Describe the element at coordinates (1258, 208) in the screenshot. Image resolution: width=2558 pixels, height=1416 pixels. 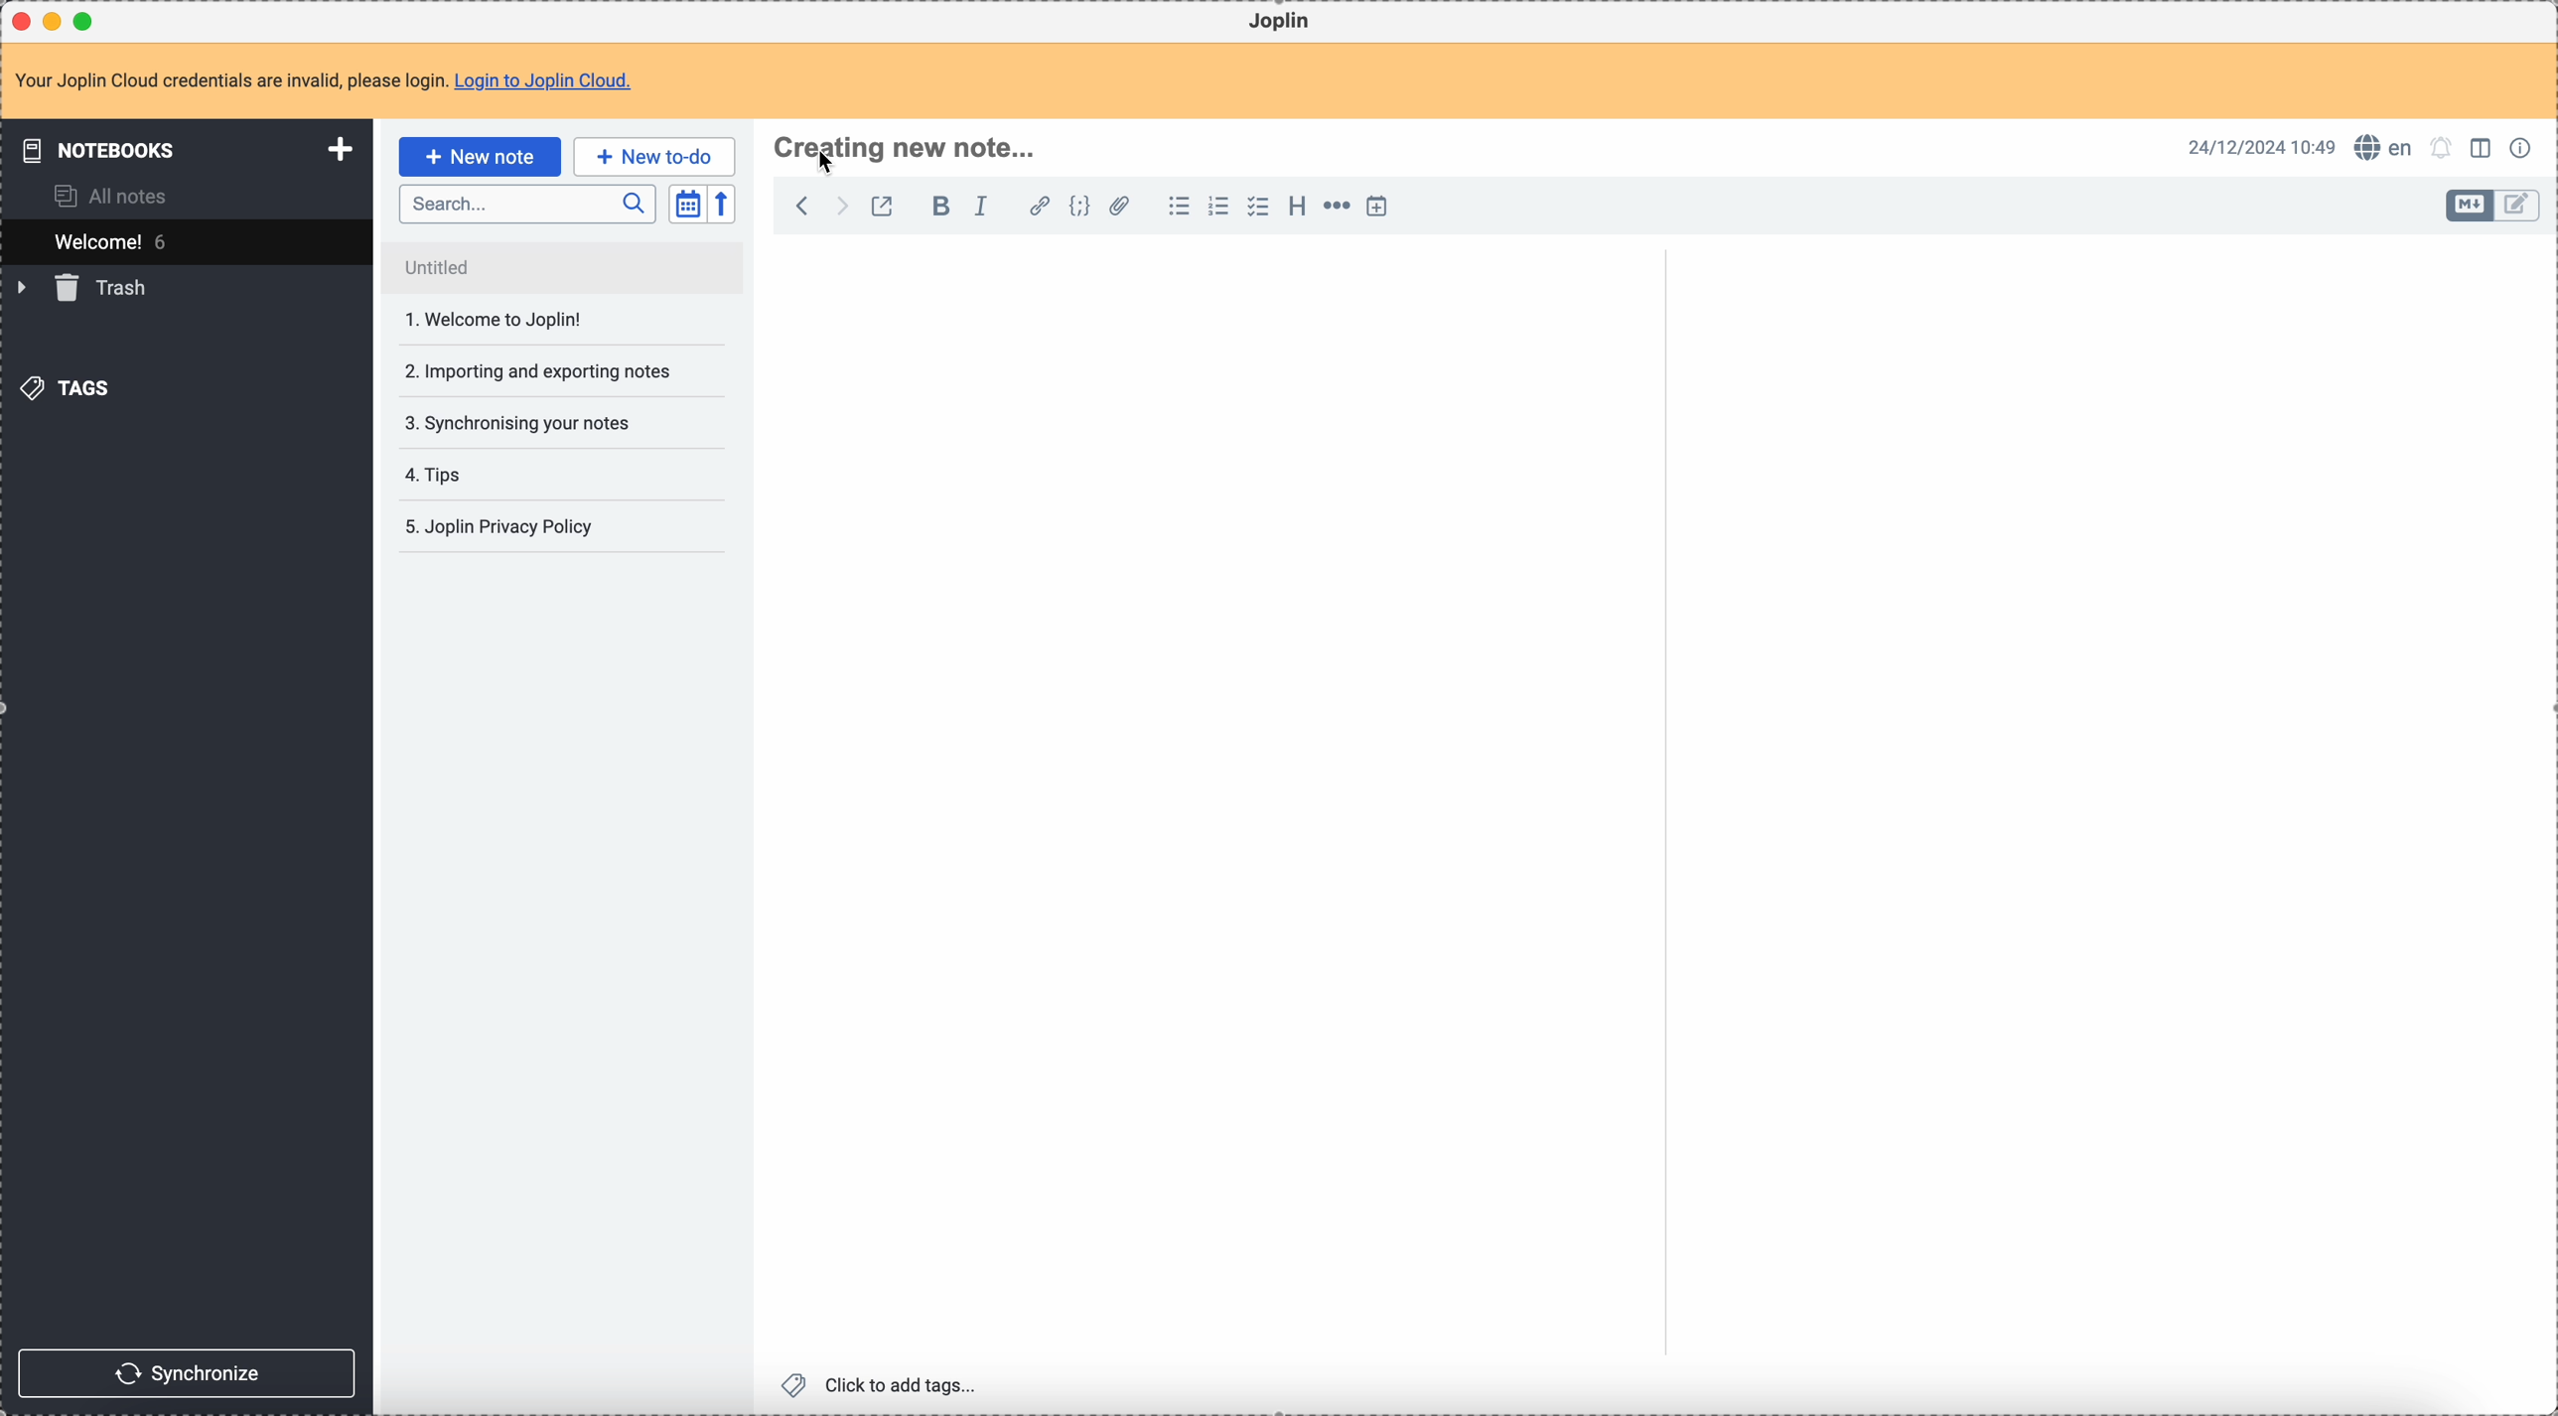
I see `checklist` at that location.